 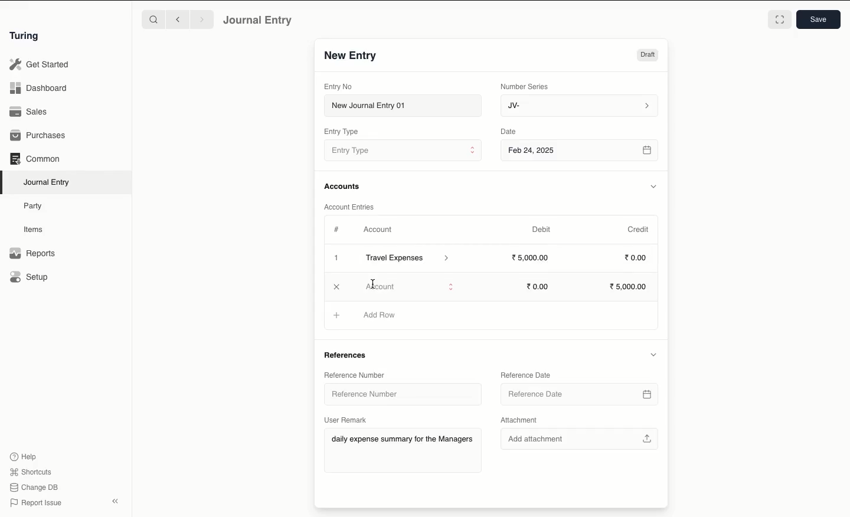 What do you see at coordinates (525, 376) in the screenshot?
I see `Reference Date` at bounding box center [525, 376].